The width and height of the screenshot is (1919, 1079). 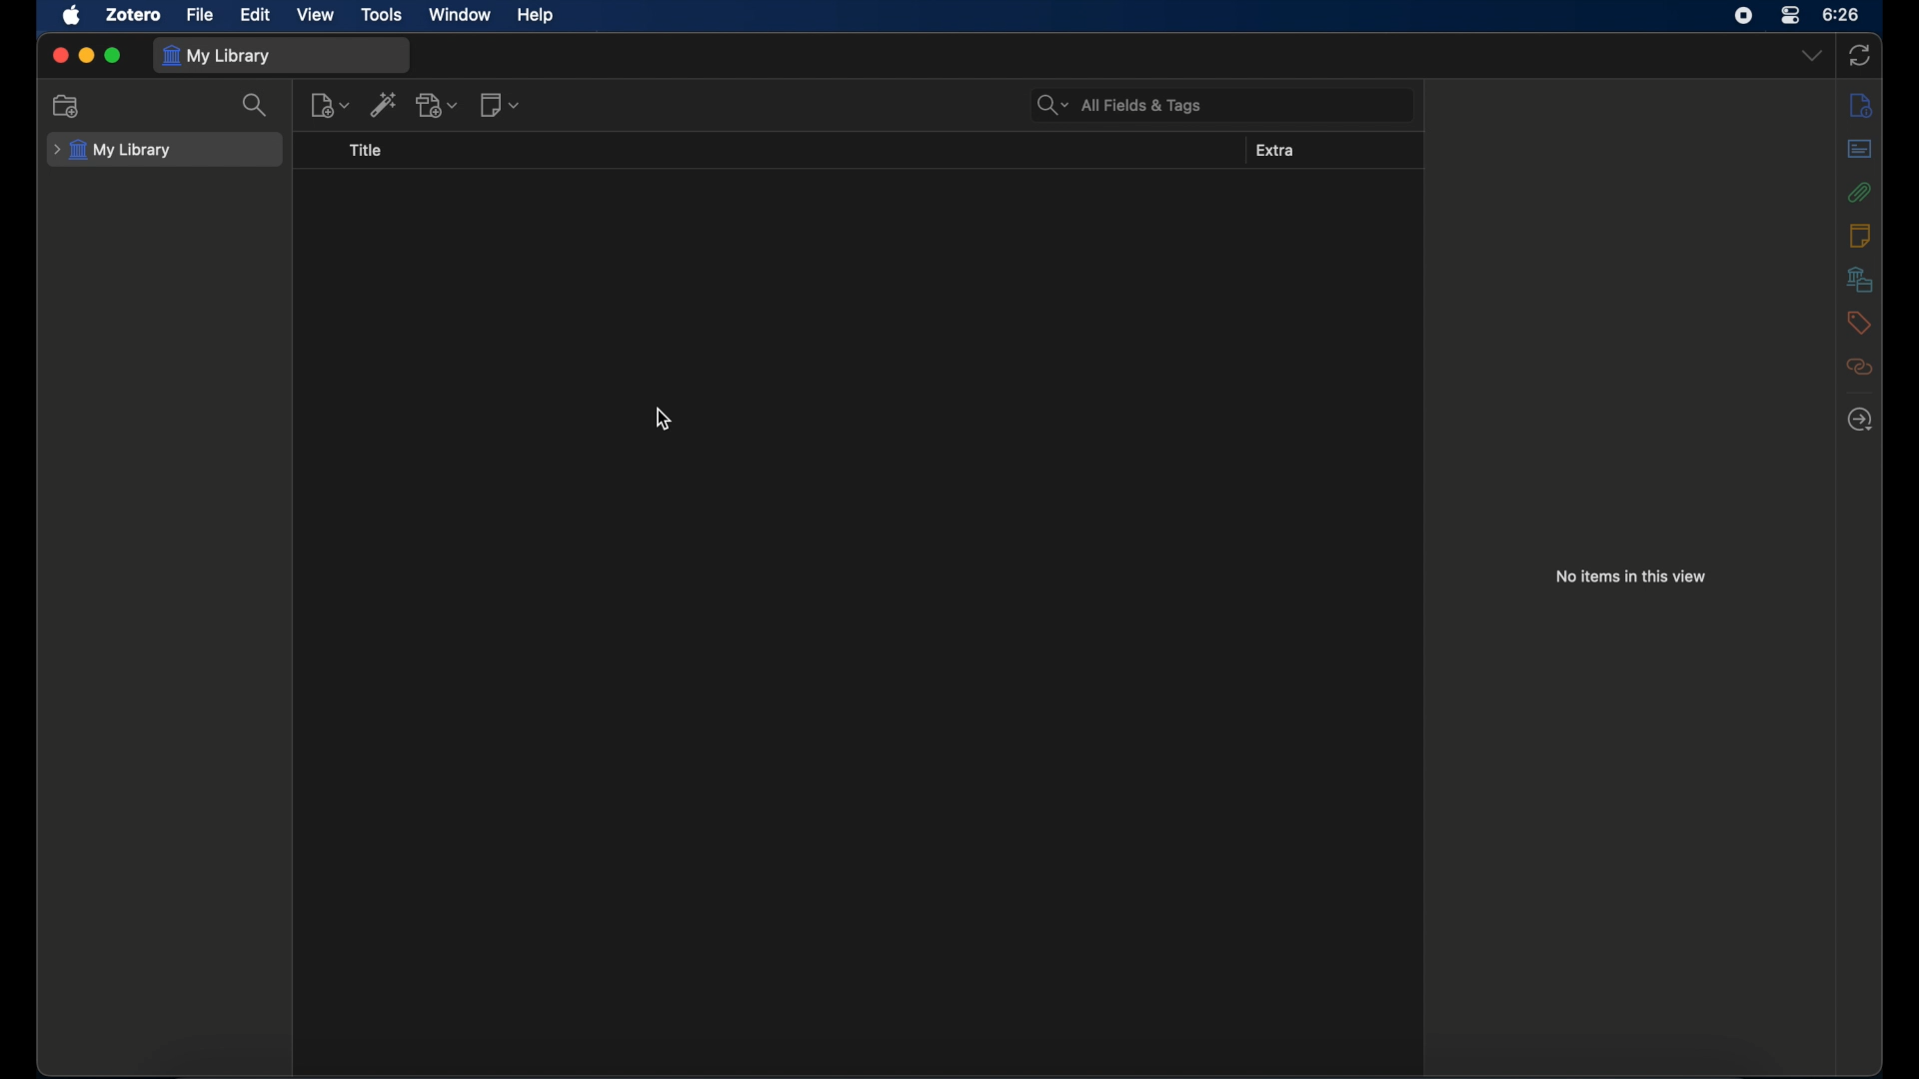 What do you see at coordinates (367, 150) in the screenshot?
I see `title` at bounding box center [367, 150].